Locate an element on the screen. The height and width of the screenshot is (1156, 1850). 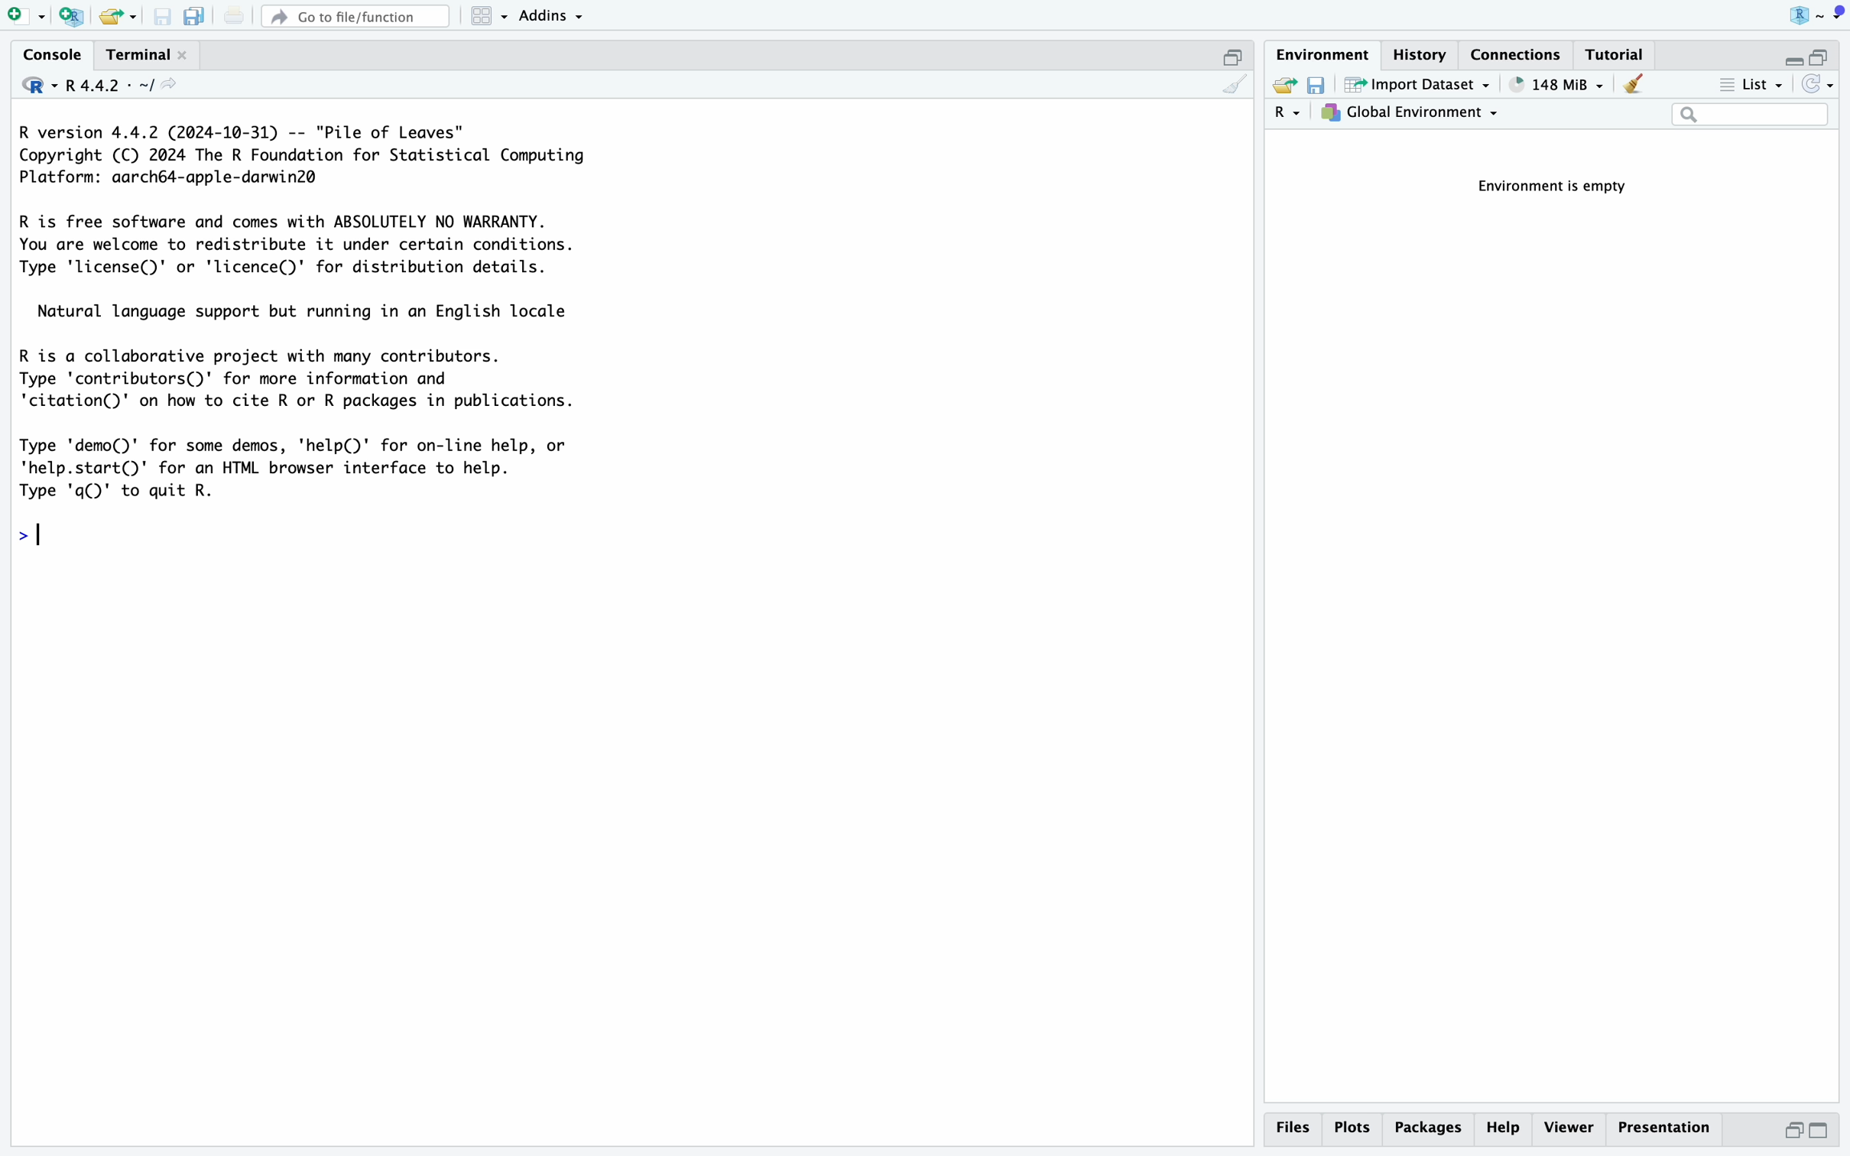
tutorial is located at coordinates (1618, 54).